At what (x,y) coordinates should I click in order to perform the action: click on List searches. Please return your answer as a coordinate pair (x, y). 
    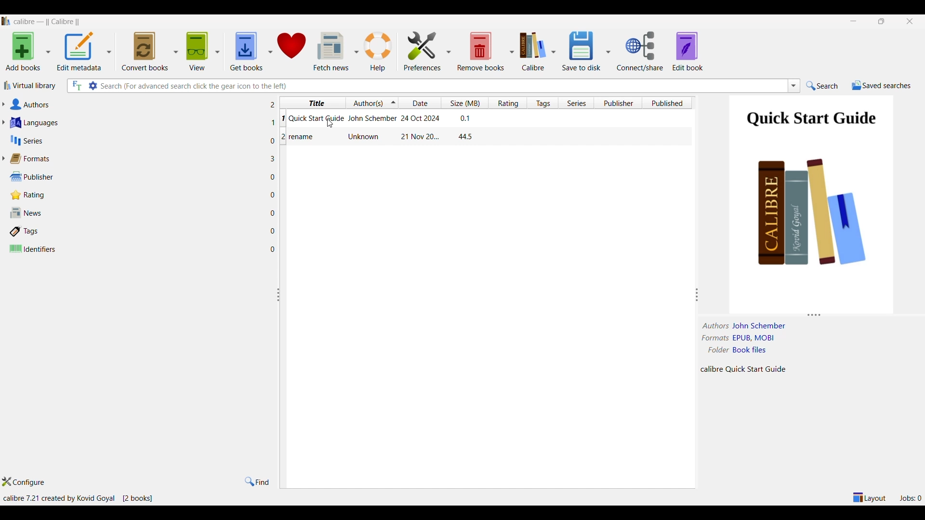
    Looking at the image, I should click on (794, 86).